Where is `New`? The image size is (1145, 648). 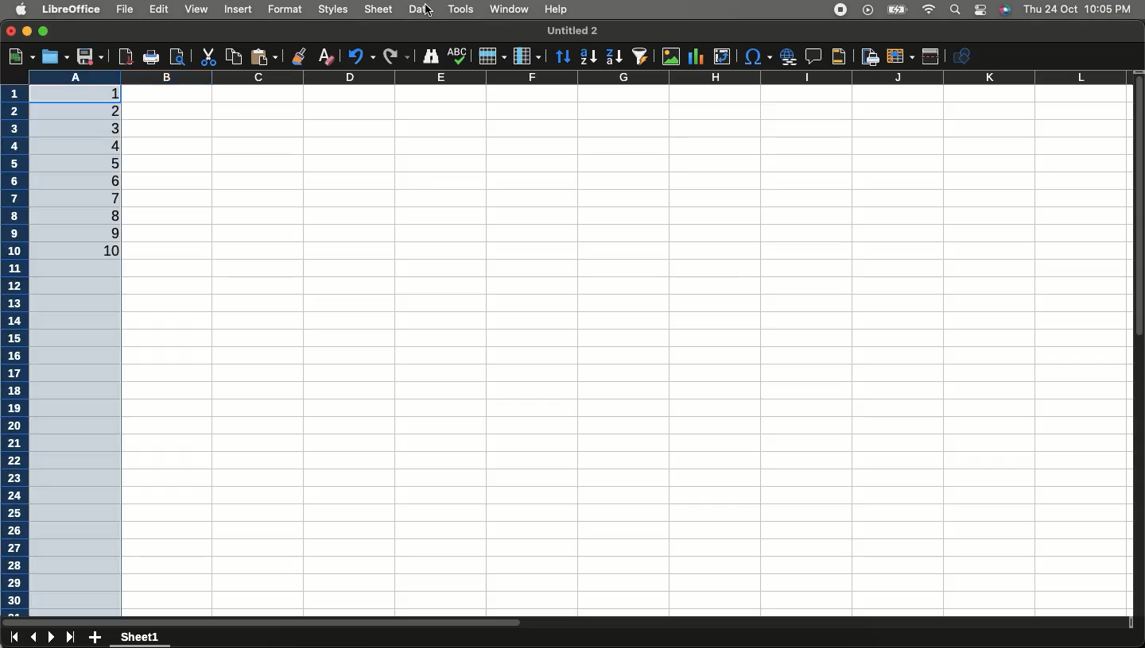
New is located at coordinates (20, 55).